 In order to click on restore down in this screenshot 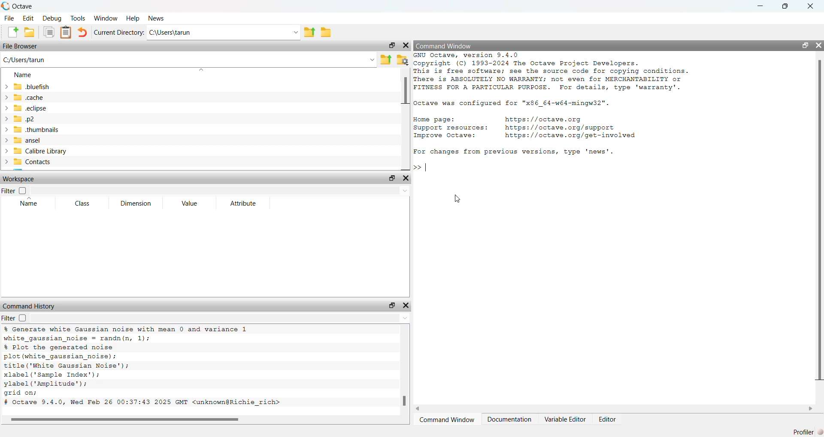, I will do `click(391, 179)`.